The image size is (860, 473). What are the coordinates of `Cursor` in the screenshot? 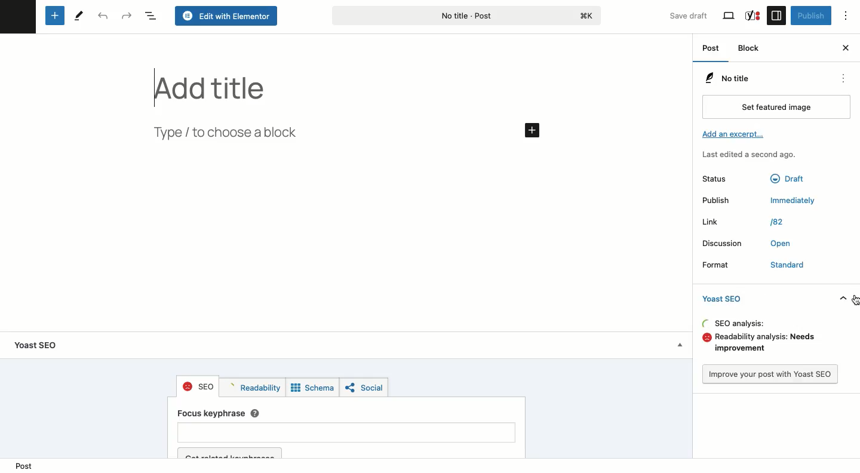 It's located at (855, 299).